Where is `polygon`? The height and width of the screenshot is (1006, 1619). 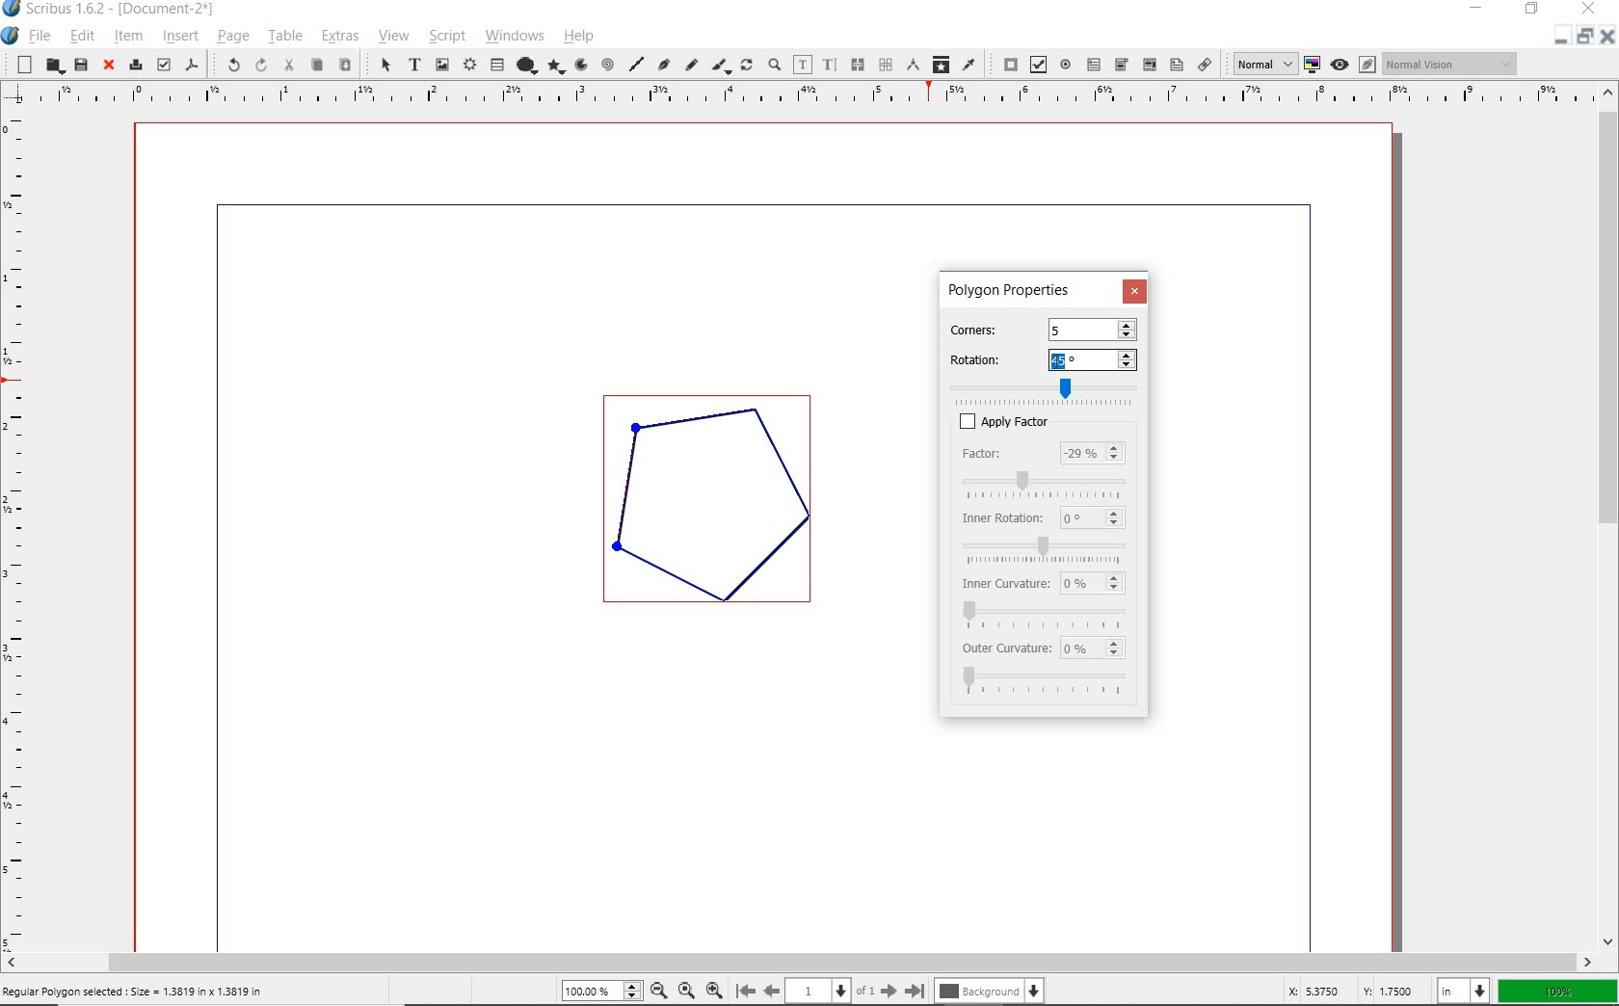
polygon is located at coordinates (558, 66).